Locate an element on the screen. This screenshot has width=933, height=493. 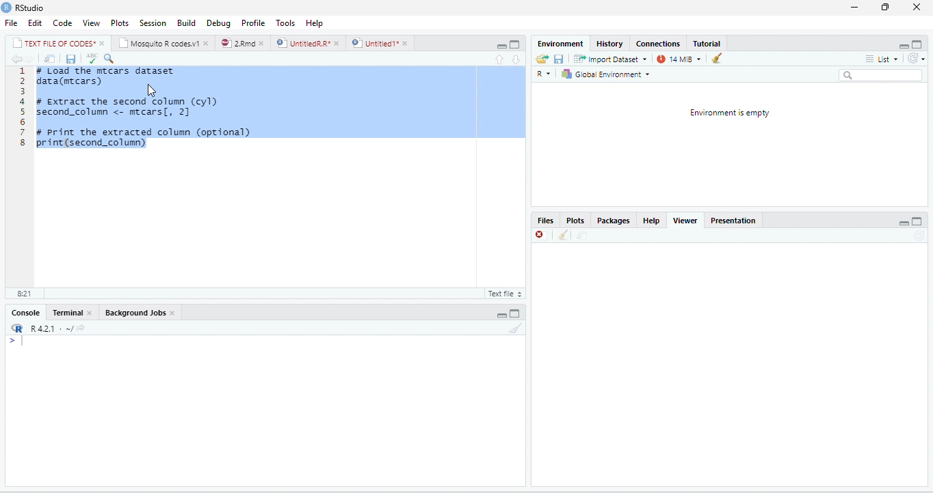
Viewer is located at coordinates (689, 221).